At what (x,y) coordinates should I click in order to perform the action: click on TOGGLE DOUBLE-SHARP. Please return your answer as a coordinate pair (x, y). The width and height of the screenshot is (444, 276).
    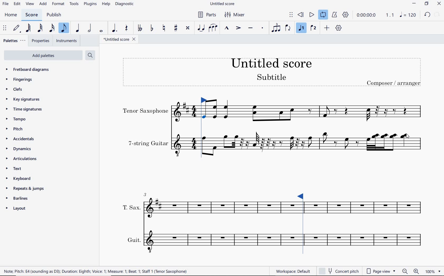
    Looking at the image, I should click on (188, 28).